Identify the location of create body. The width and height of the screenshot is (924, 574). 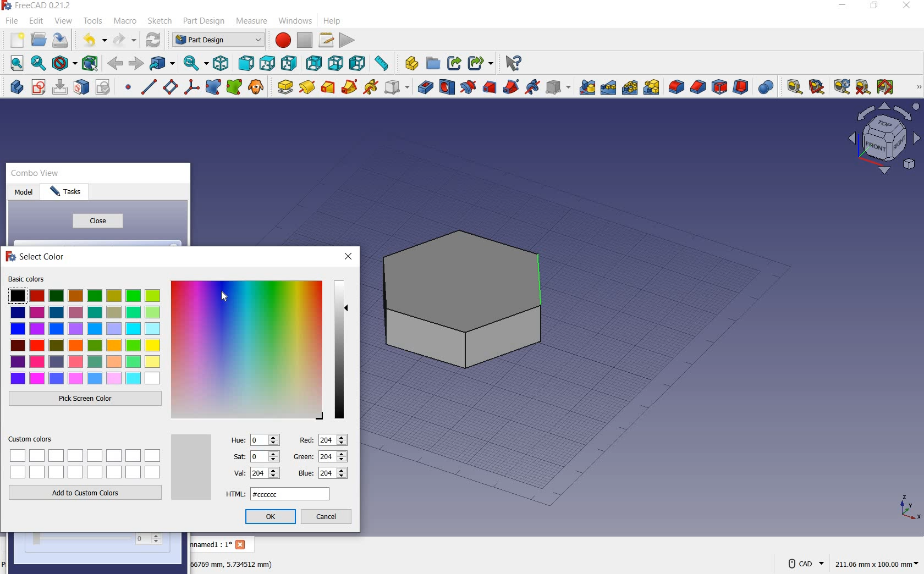
(14, 85).